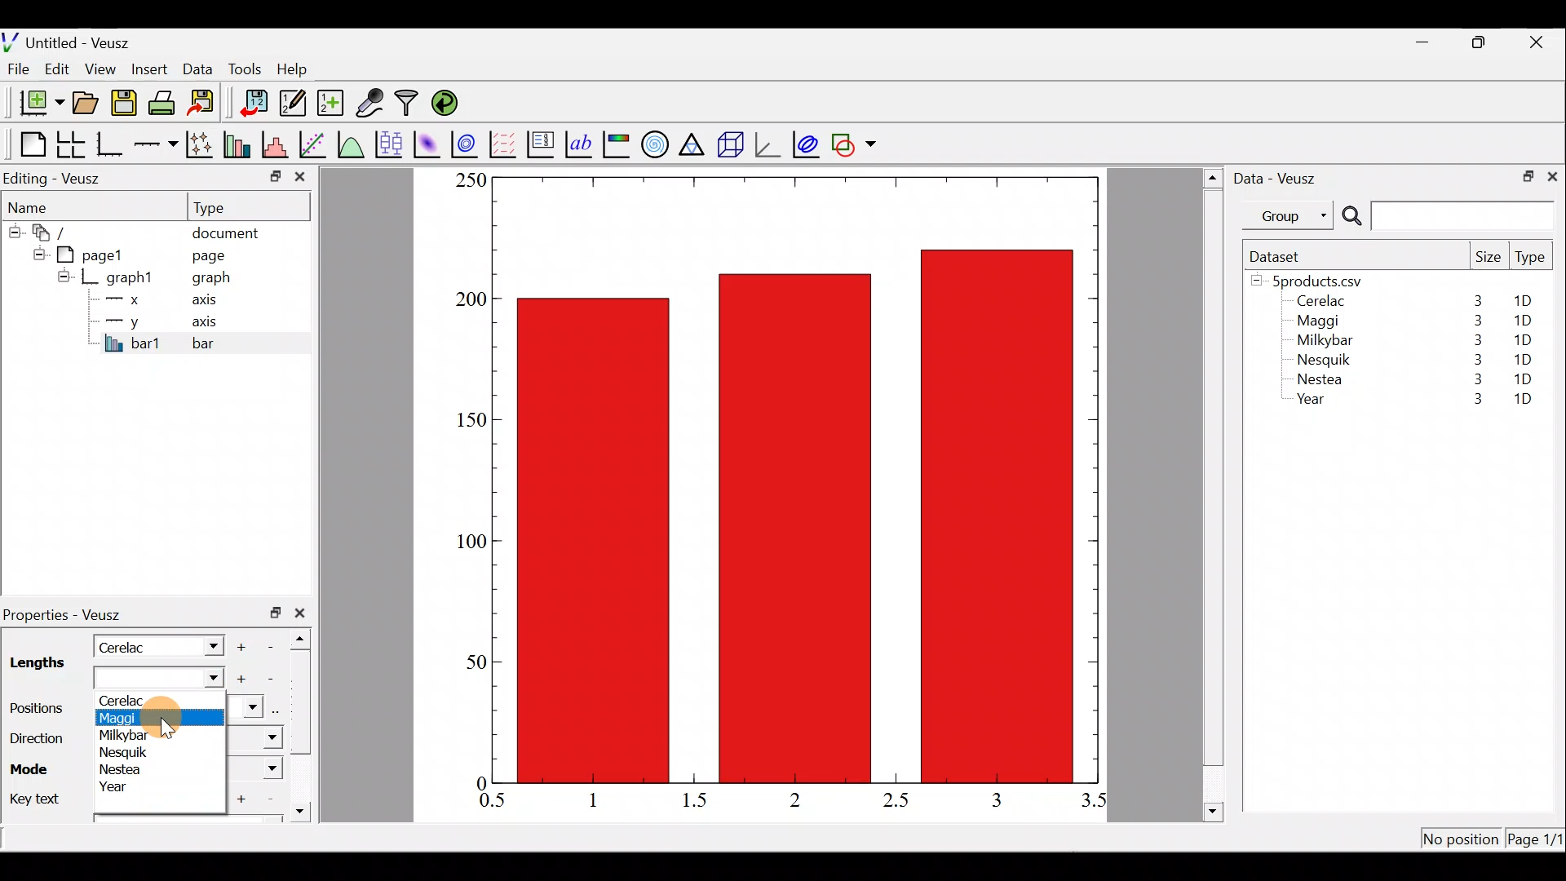 The image size is (1566, 881). Describe the element at coordinates (244, 68) in the screenshot. I see `Tools` at that location.